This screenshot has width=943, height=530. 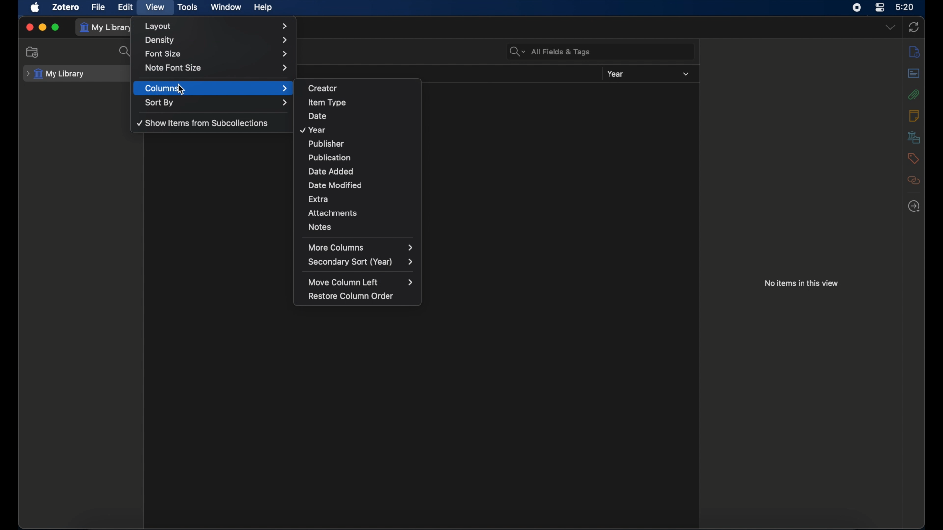 What do you see at coordinates (126, 52) in the screenshot?
I see `search` at bounding box center [126, 52].